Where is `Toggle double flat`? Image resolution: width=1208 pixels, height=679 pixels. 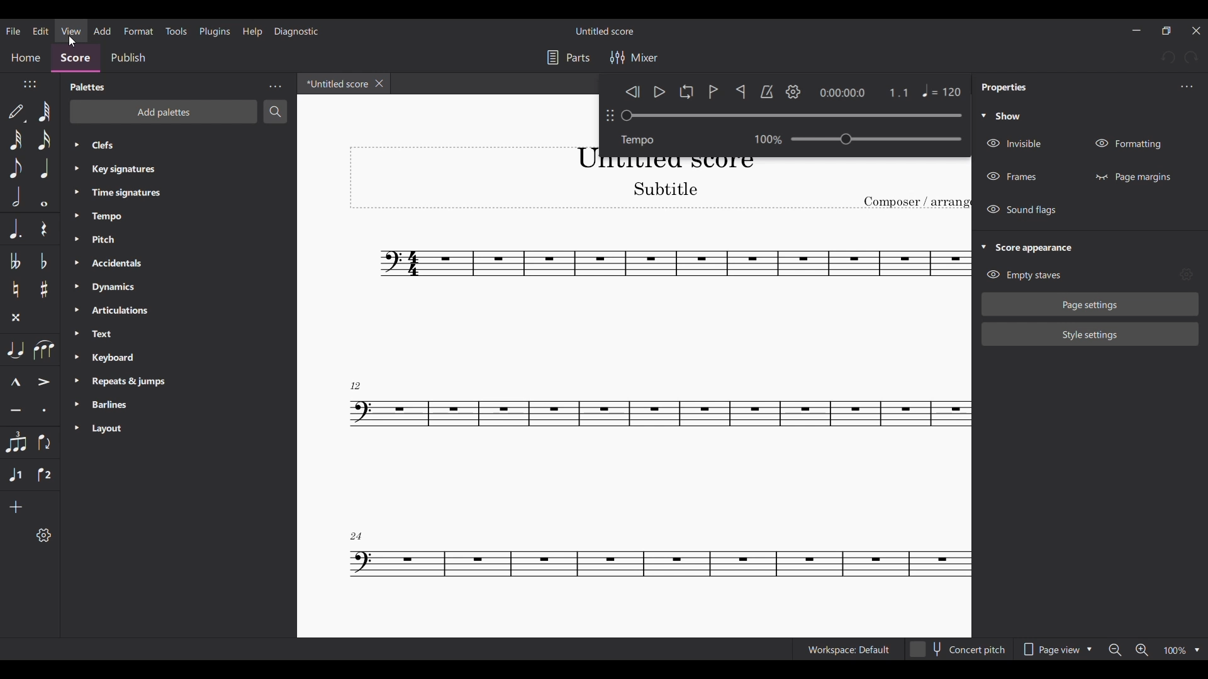 Toggle double flat is located at coordinates (15, 261).